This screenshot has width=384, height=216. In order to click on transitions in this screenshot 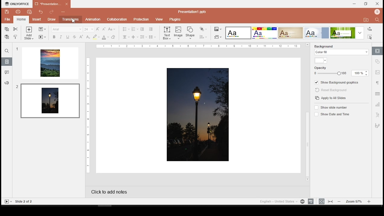, I will do `click(70, 19)`.